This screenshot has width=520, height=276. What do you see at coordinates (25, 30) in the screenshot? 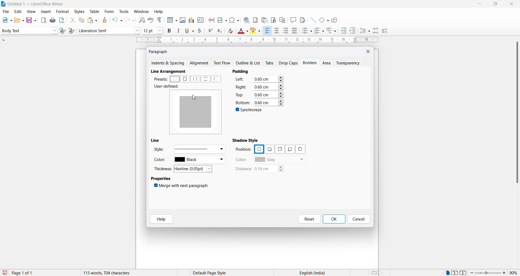
I see `style` at bounding box center [25, 30].